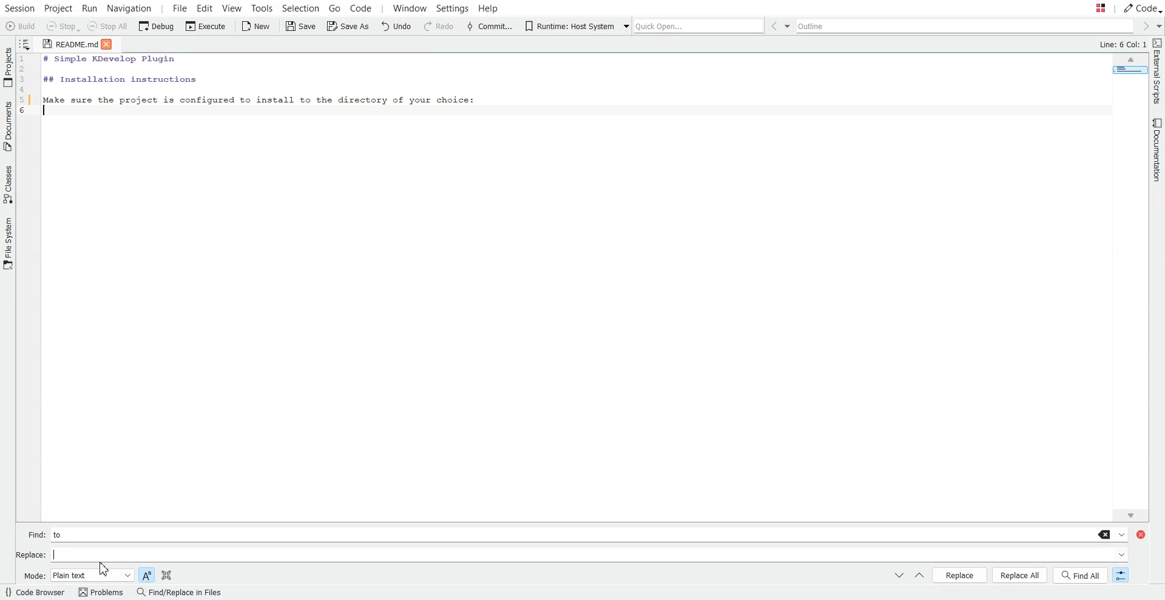 This screenshot has height=600, width=1165. I want to click on Documentation, so click(1154, 151).